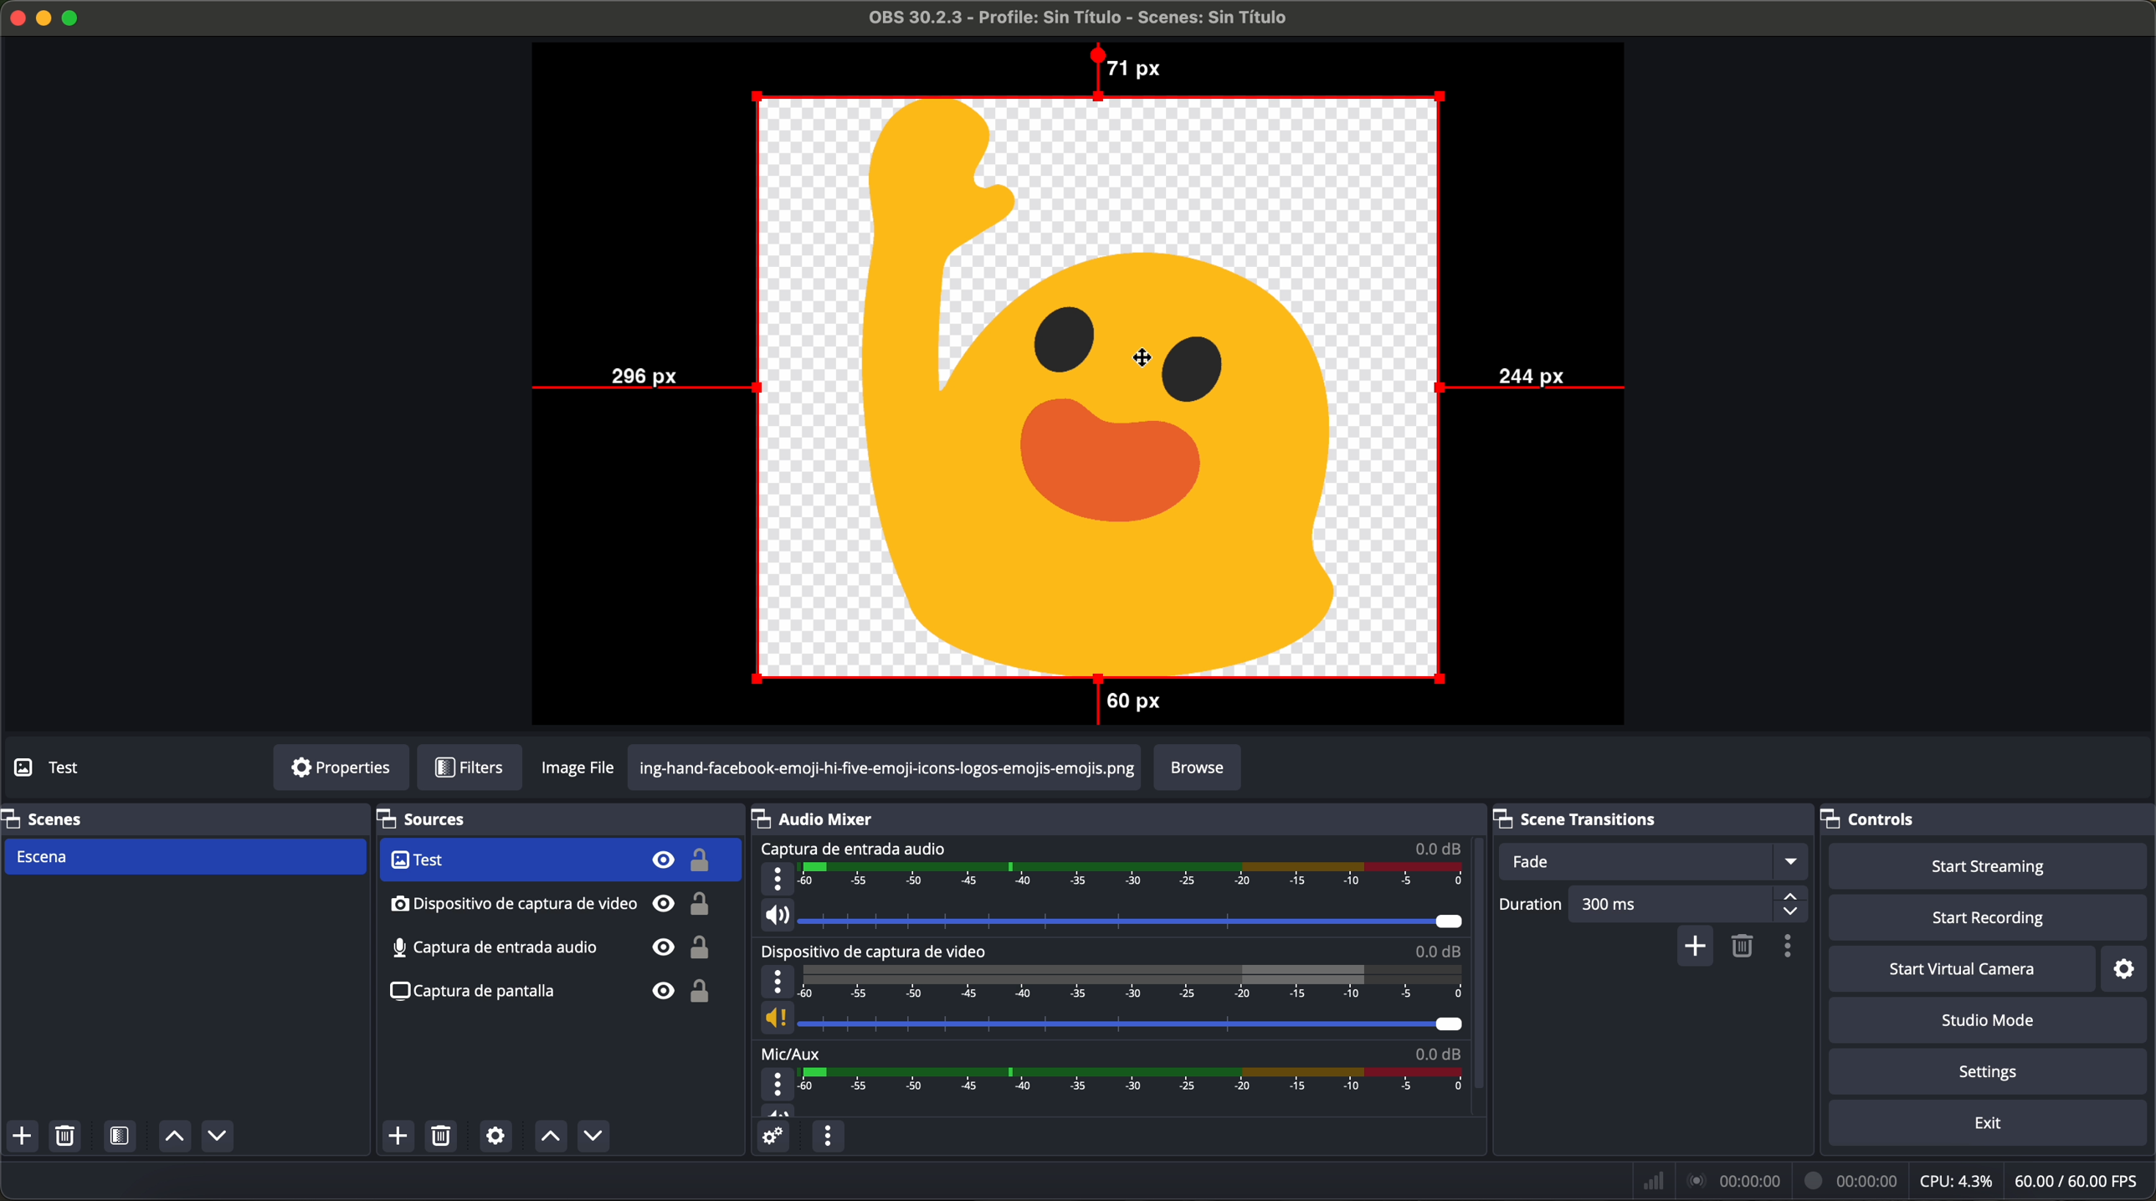  What do you see at coordinates (778, 879) in the screenshot?
I see `more options` at bounding box center [778, 879].